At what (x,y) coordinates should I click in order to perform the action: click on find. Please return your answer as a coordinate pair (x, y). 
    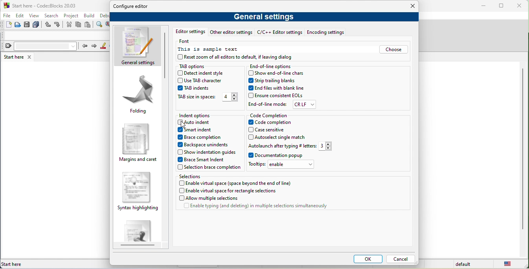
    Looking at the image, I should click on (100, 26).